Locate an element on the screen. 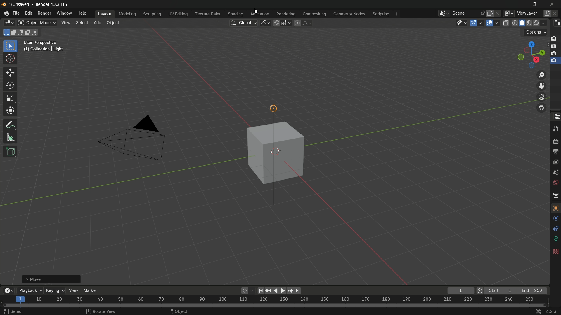 This screenshot has height=315, width=561. cursor is located at coordinates (257, 12).